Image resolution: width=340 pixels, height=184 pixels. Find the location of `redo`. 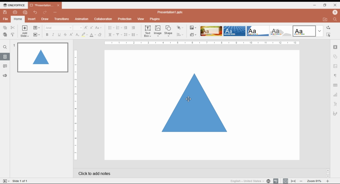

redo is located at coordinates (45, 12).